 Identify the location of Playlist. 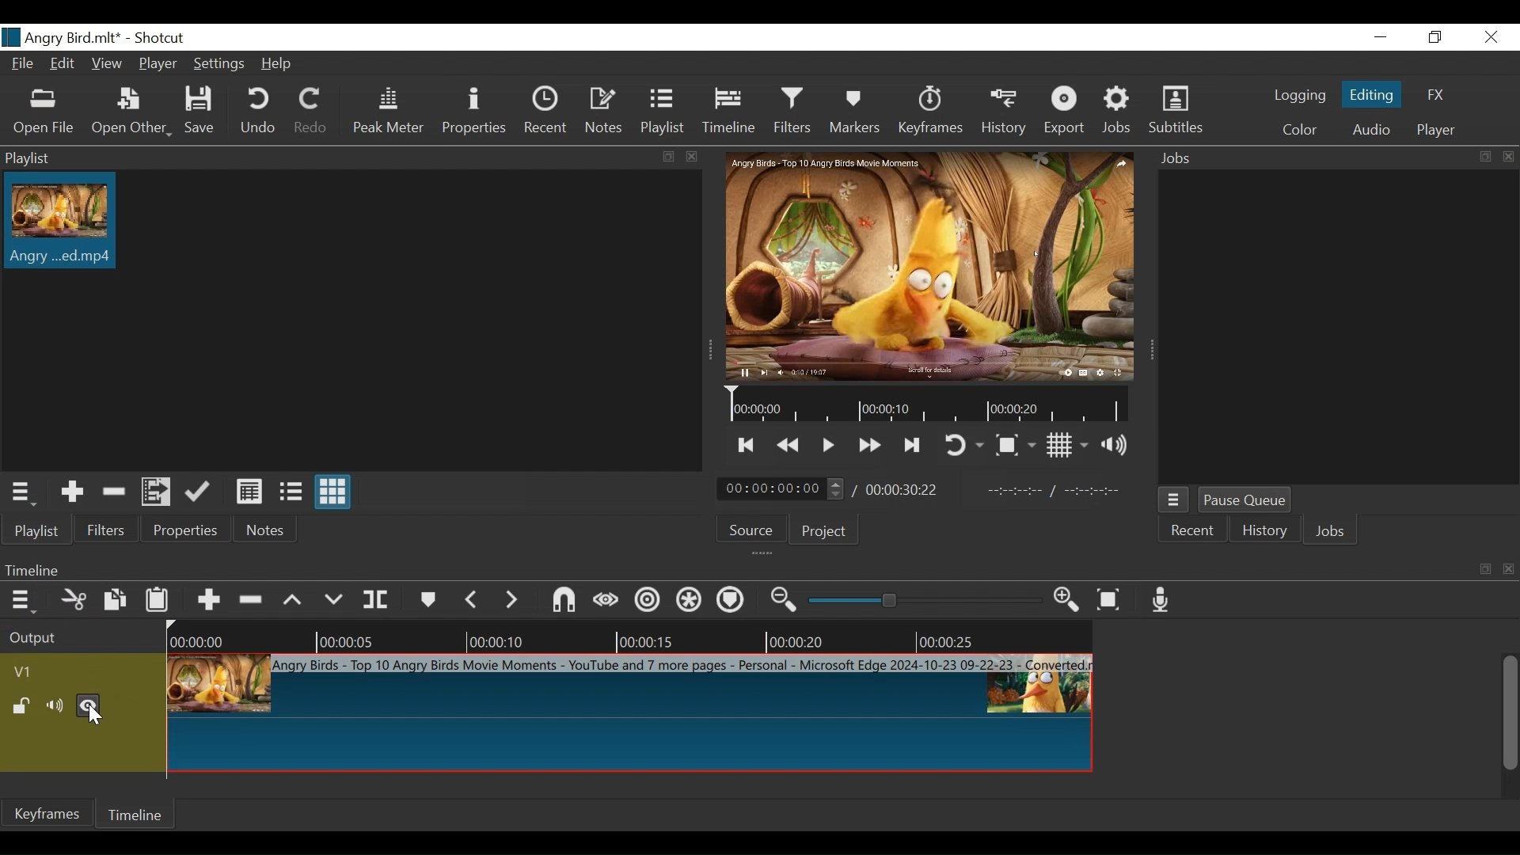
(667, 112).